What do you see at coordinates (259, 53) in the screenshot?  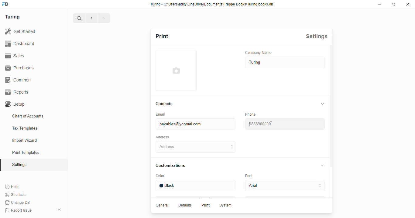 I see `‘Company Name` at bounding box center [259, 53].